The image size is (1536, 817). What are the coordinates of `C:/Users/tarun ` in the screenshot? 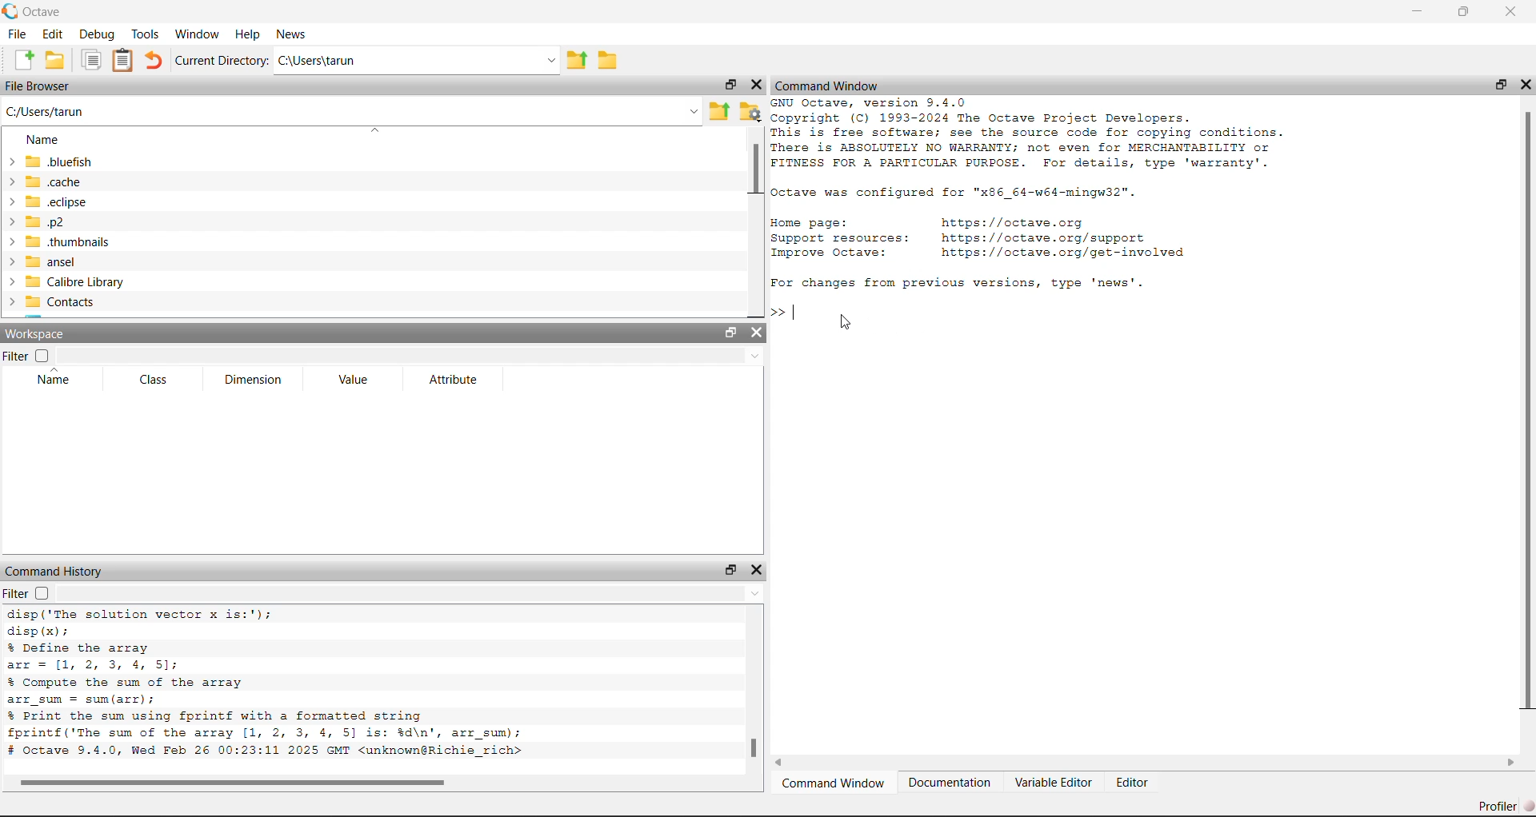 It's located at (352, 111).